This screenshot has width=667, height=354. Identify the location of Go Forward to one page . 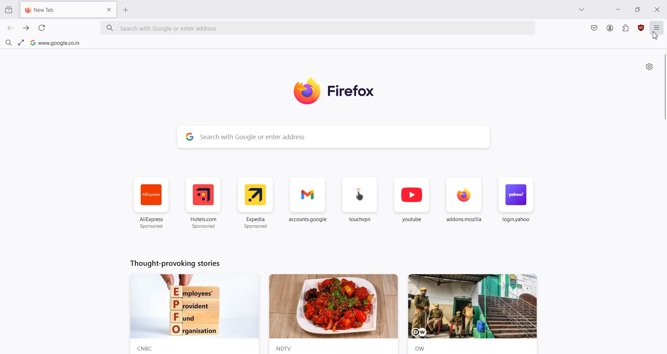
(26, 28).